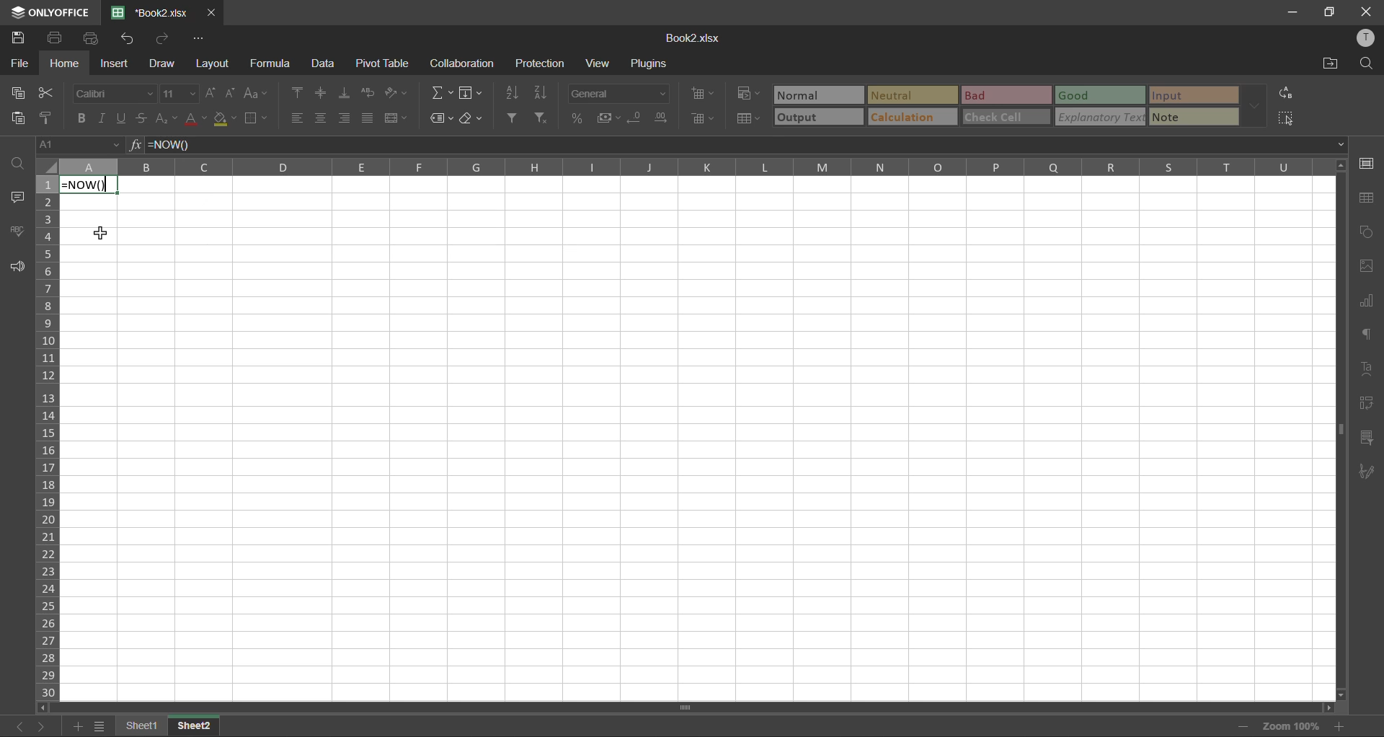  What do you see at coordinates (258, 120) in the screenshot?
I see `borders` at bounding box center [258, 120].